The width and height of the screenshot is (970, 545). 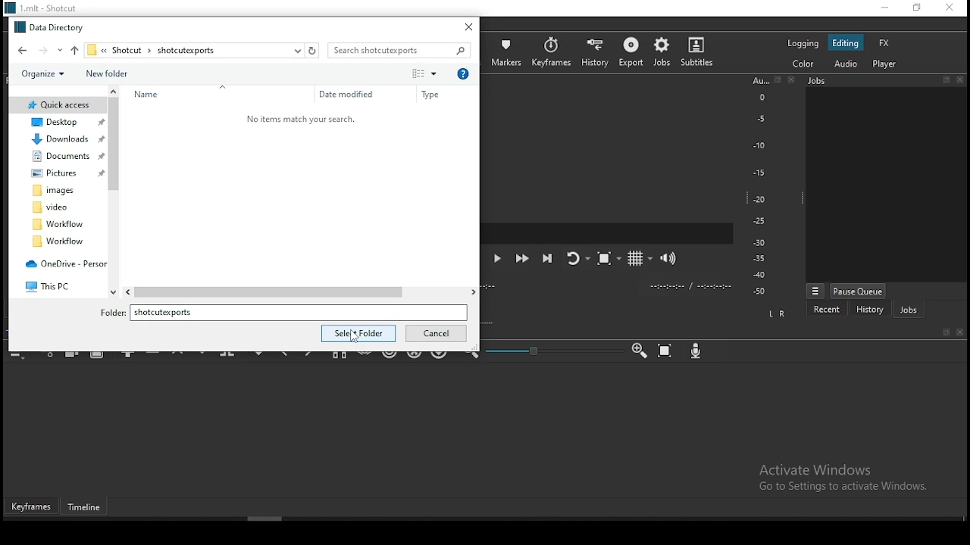 I want to click on Bookmark, so click(x=945, y=79).